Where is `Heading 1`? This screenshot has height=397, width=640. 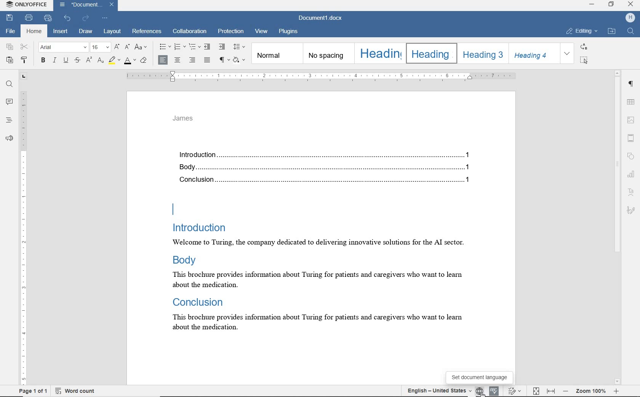 Heading 1 is located at coordinates (379, 53).